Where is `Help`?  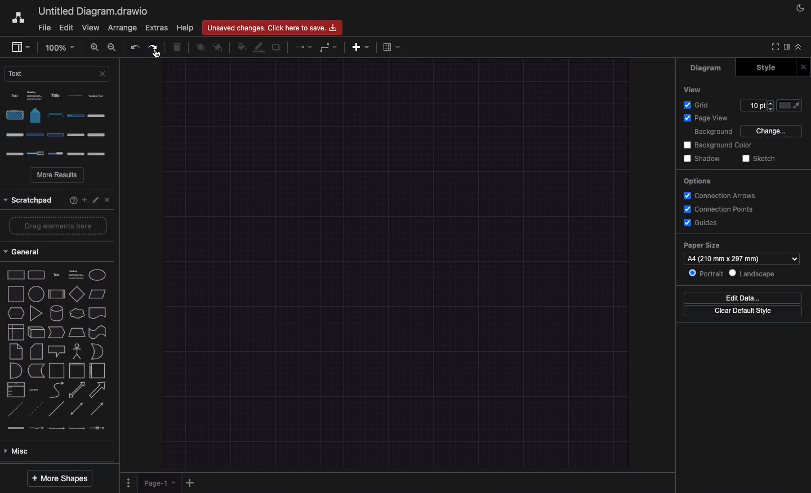
Help is located at coordinates (185, 28).